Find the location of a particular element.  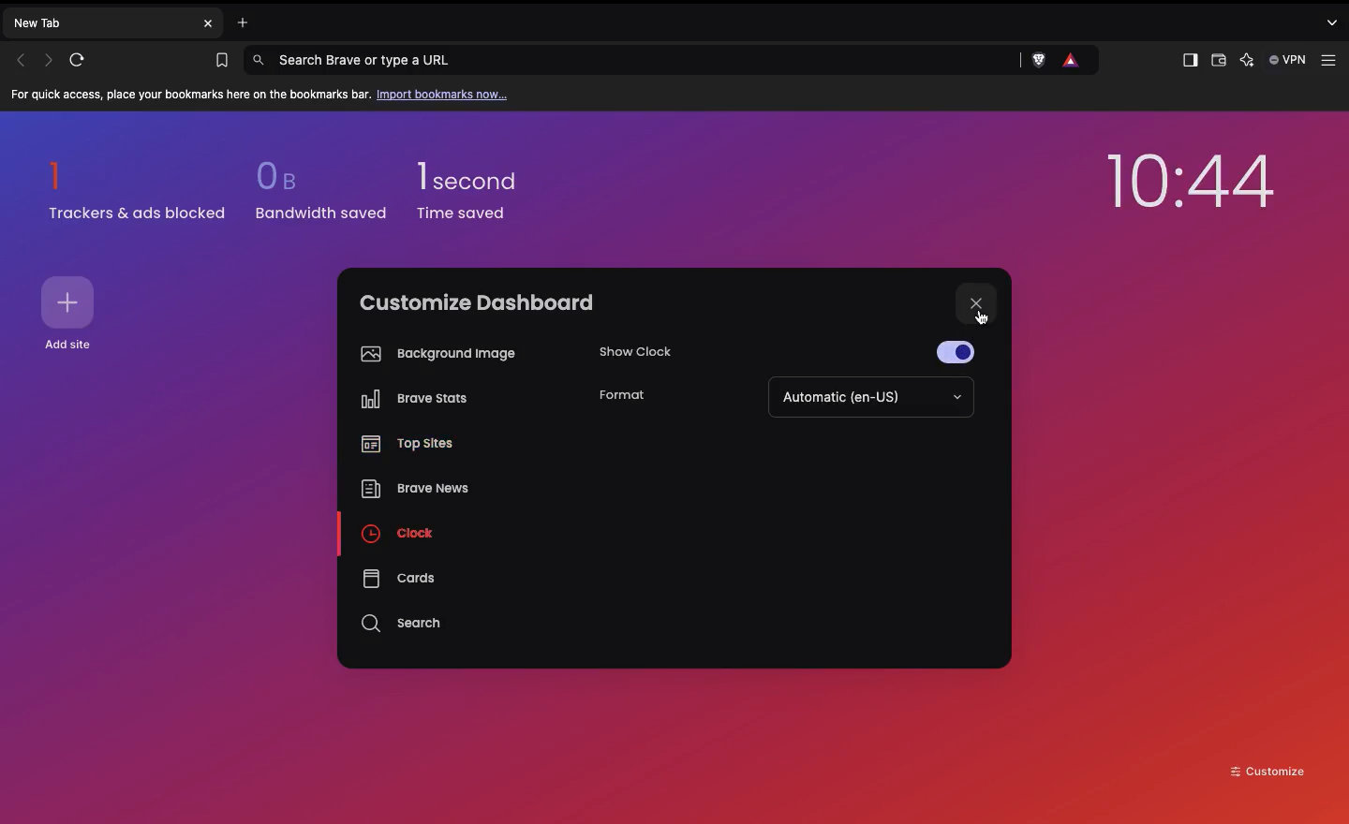

Customize and control Brave is located at coordinates (1332, 61).